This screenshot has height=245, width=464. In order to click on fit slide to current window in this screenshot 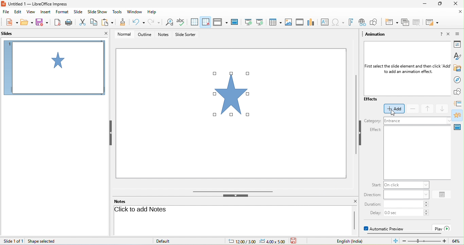, I will do `click(395, 241)`.